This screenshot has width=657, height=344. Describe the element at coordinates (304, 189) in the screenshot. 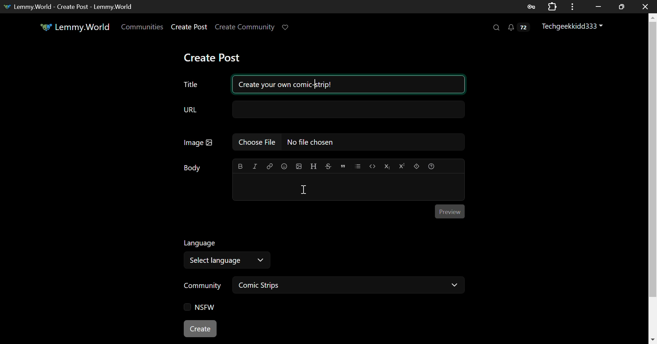

I see `Cursor on Post Body Field` at that location.